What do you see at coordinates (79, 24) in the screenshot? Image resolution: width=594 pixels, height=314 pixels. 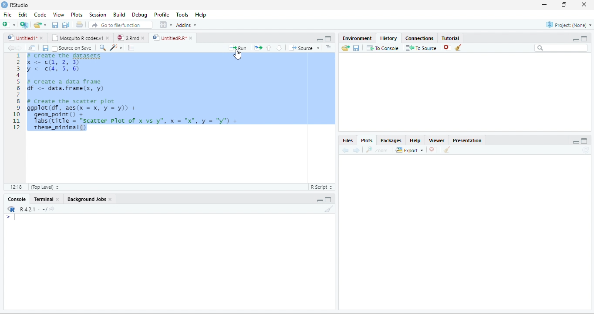 I see `Print the current file` at bounding box center [79, 24].